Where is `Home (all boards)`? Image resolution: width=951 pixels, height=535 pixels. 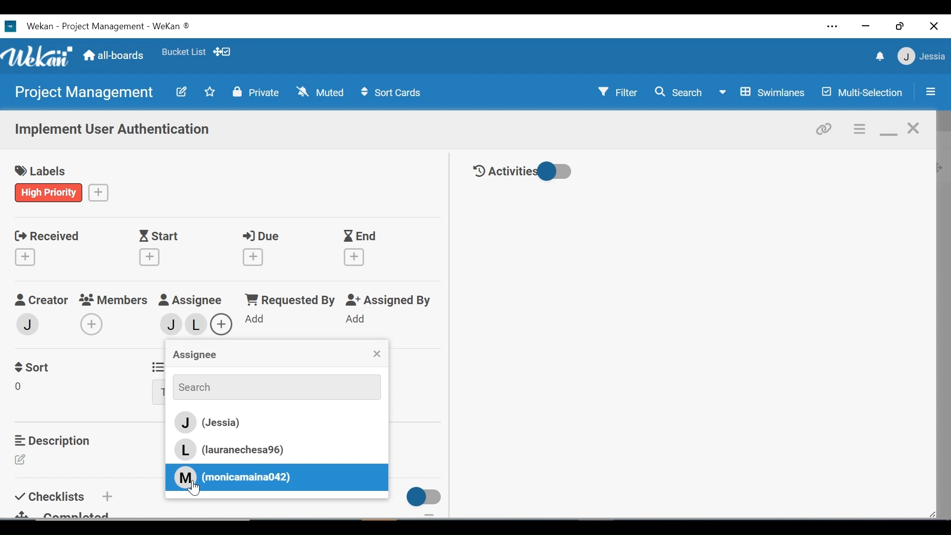 Home (all boards) is located at coordinates (114, 56).